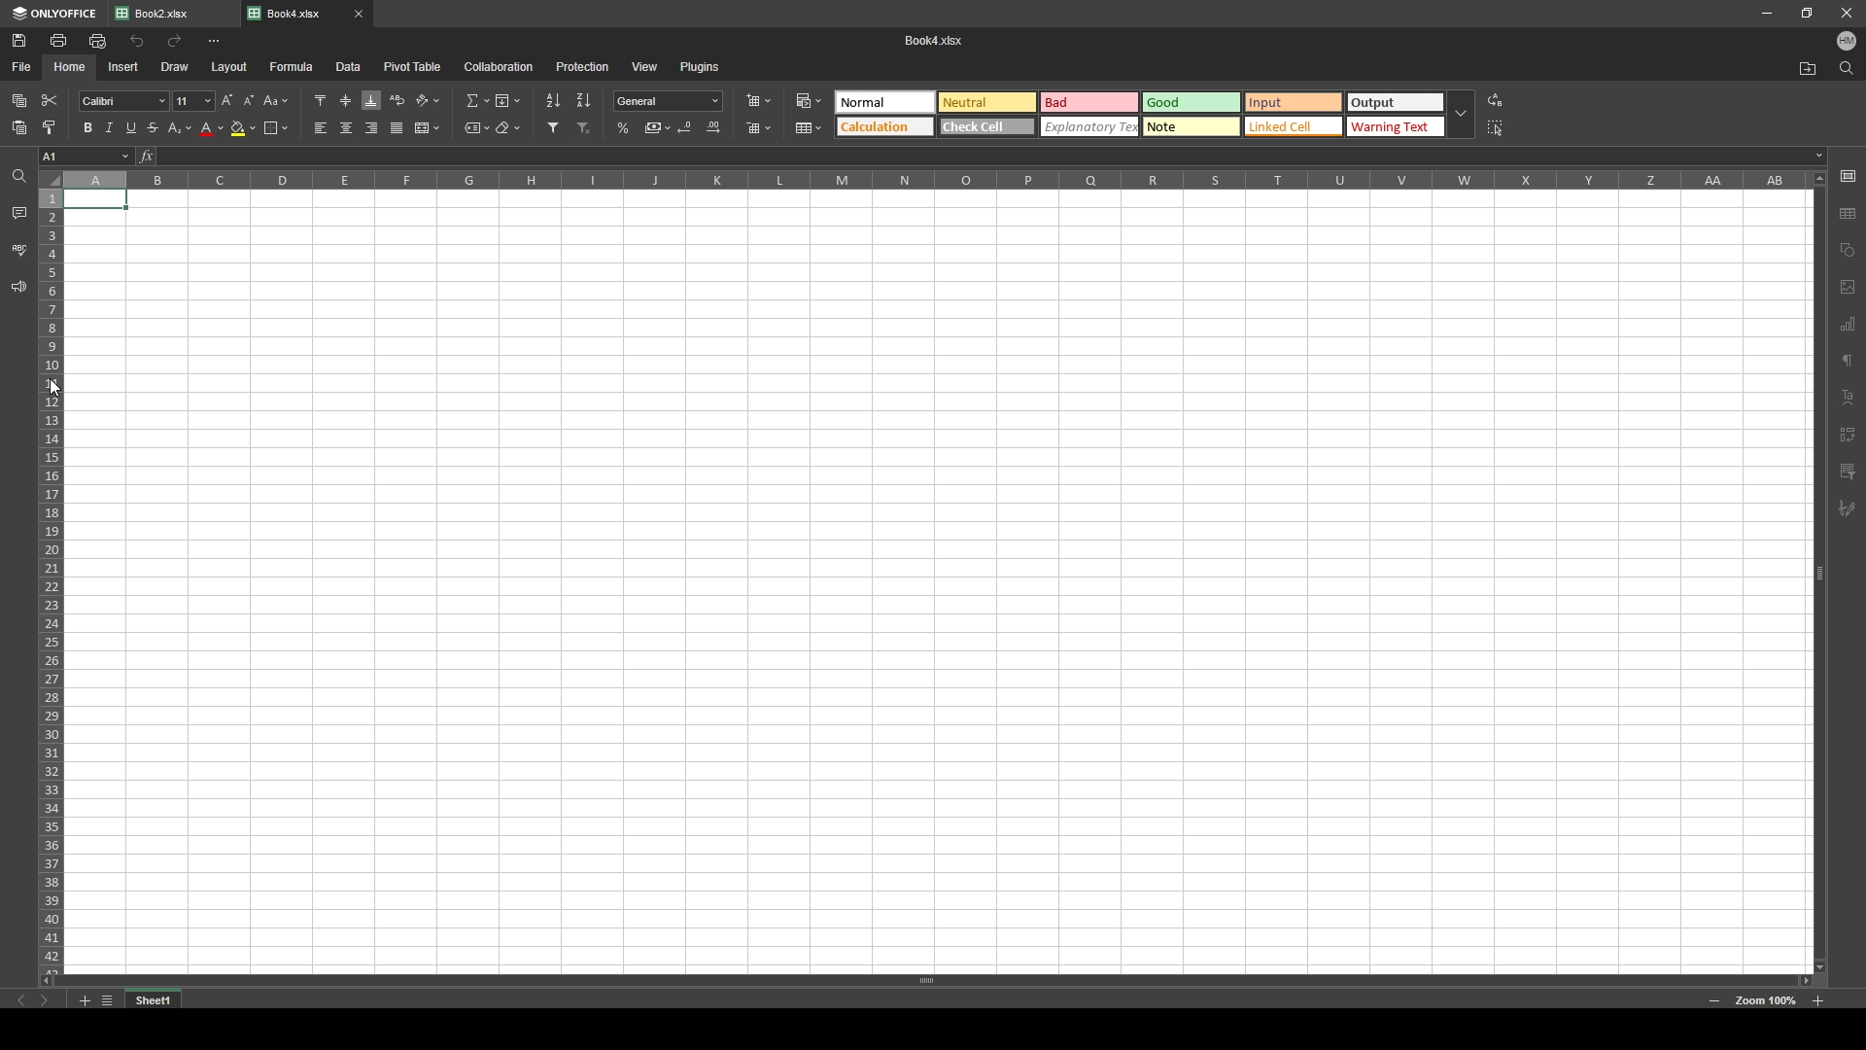  What do you see at coordinates (19, 101) in the screenshot?
I see `paste` at bounding box center [19, 101].